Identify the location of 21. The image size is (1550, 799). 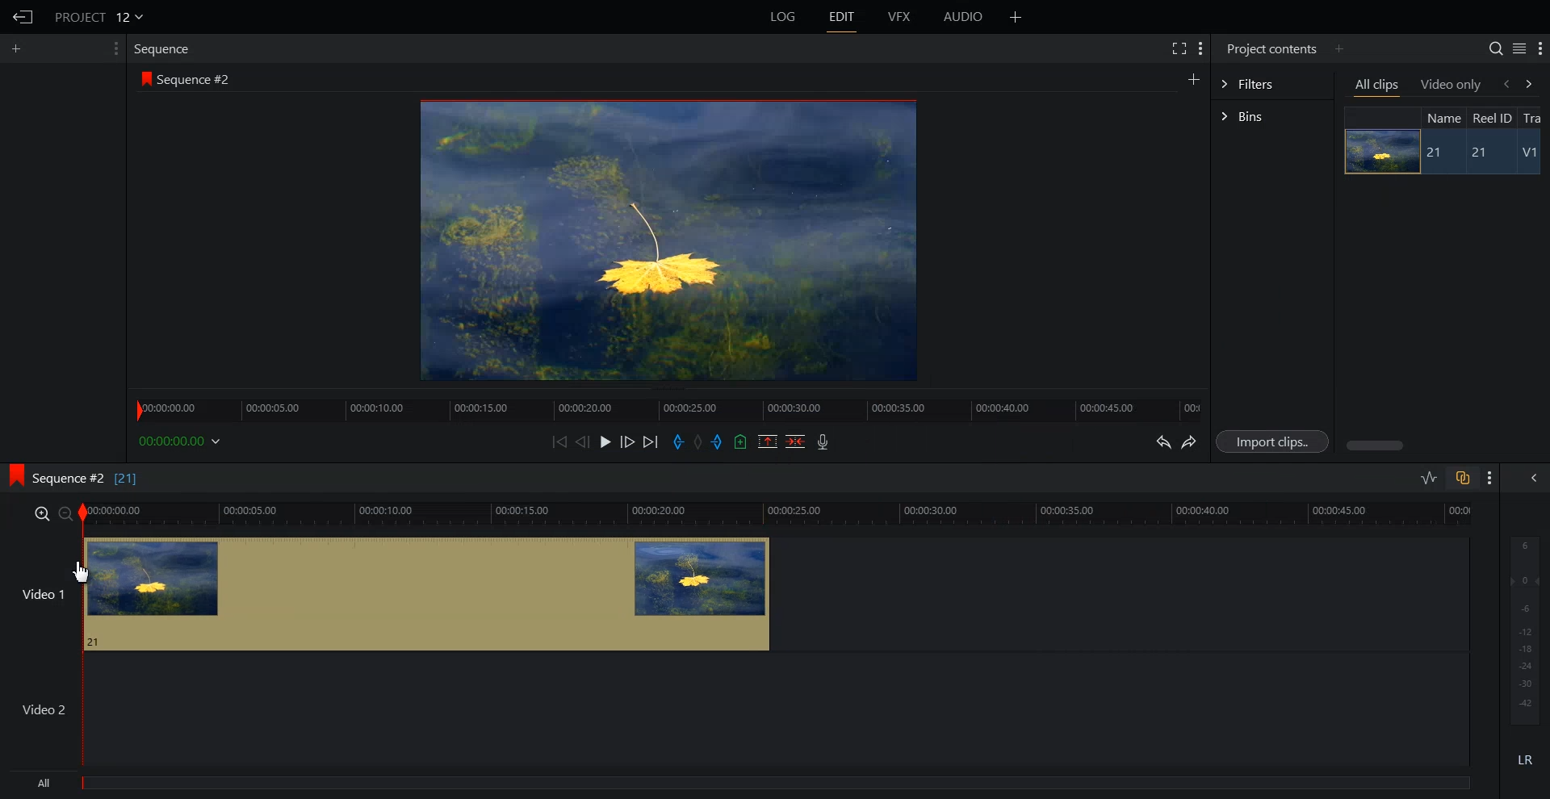
(1486, 153).